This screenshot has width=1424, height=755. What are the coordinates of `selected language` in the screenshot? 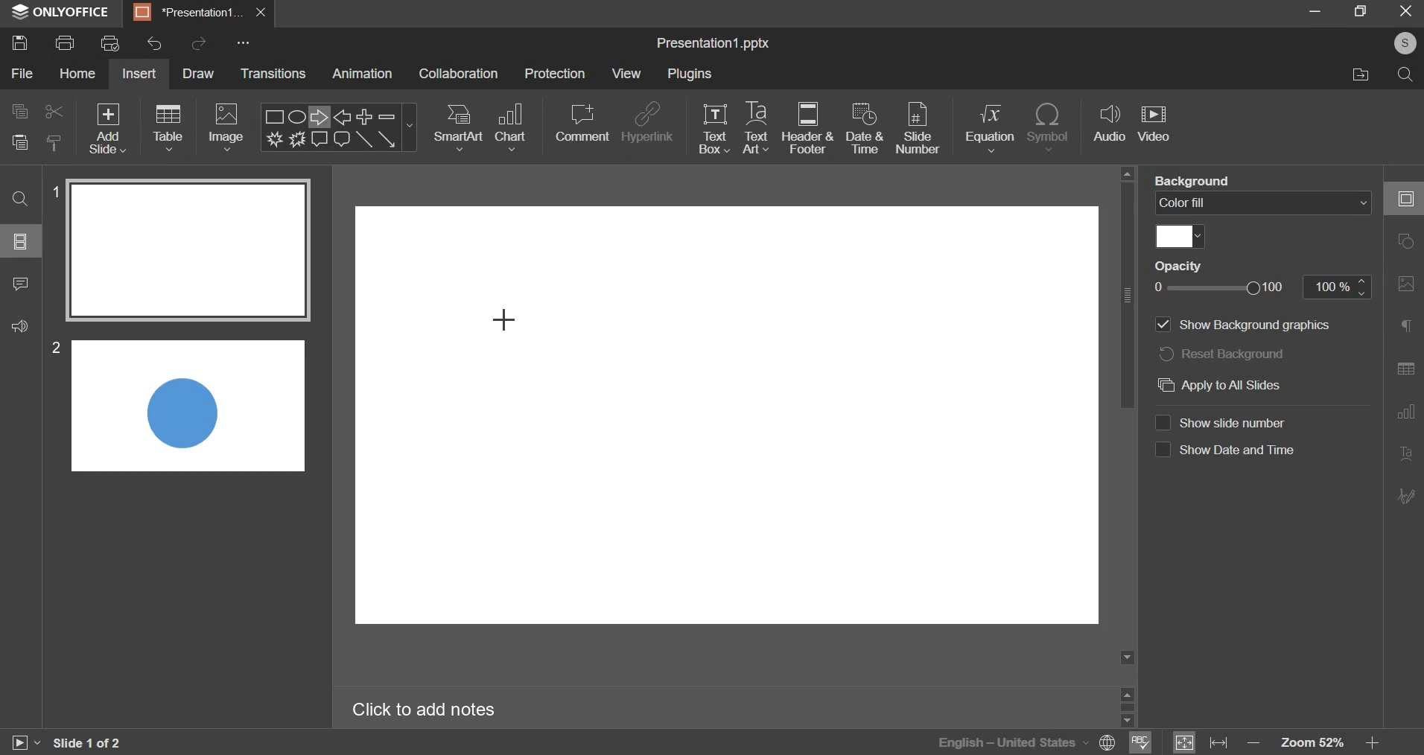 It's located at (1025, 742).